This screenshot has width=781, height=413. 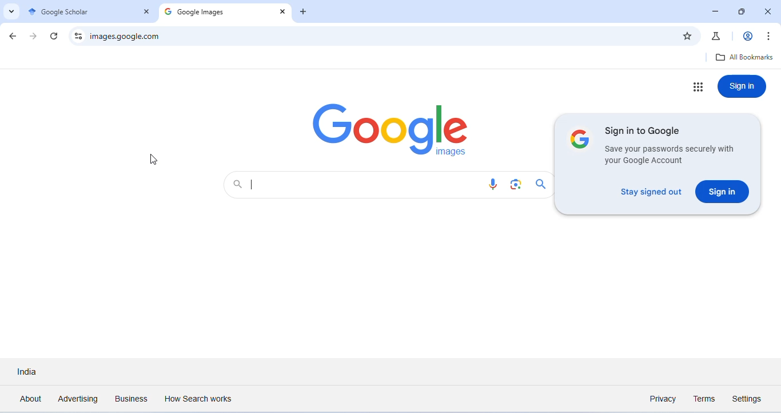 What do you see at coordinates (768, 34) in the screenshot?
I see `customize and control chromium` at bounding box center [768, 34].